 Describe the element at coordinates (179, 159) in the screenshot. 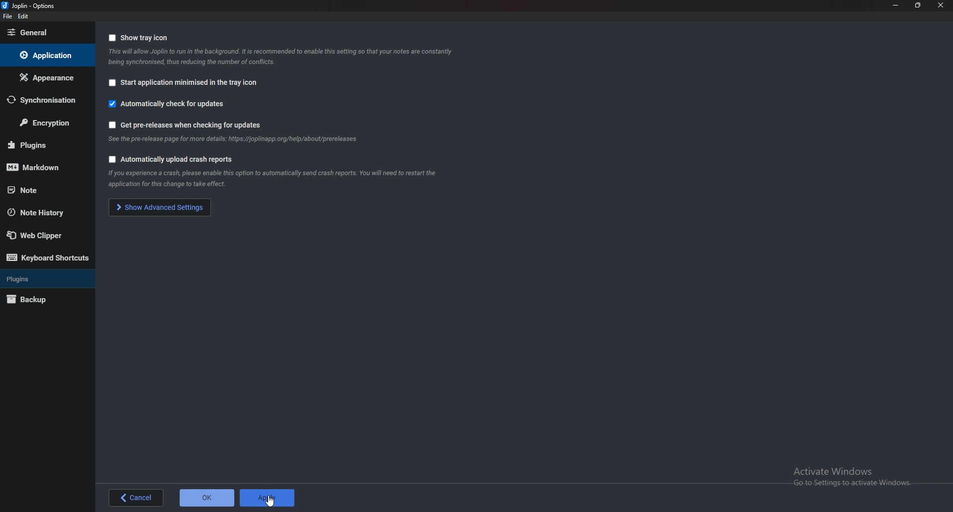

I see `Automatically upload crash reports` at that location.